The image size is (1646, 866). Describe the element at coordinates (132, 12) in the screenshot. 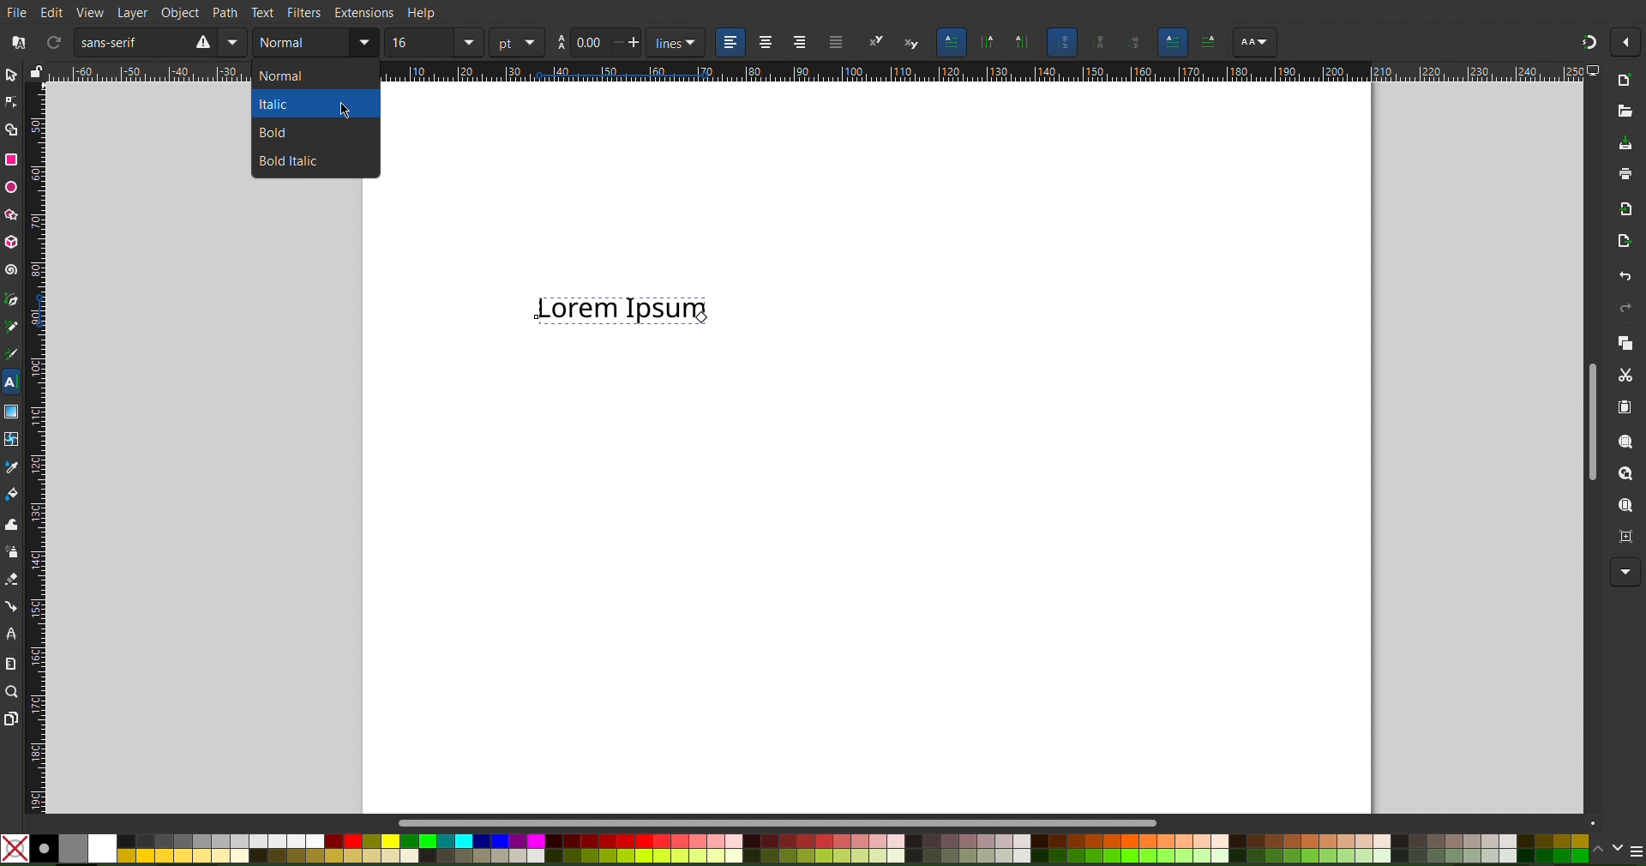

I see `Layer` at that location.